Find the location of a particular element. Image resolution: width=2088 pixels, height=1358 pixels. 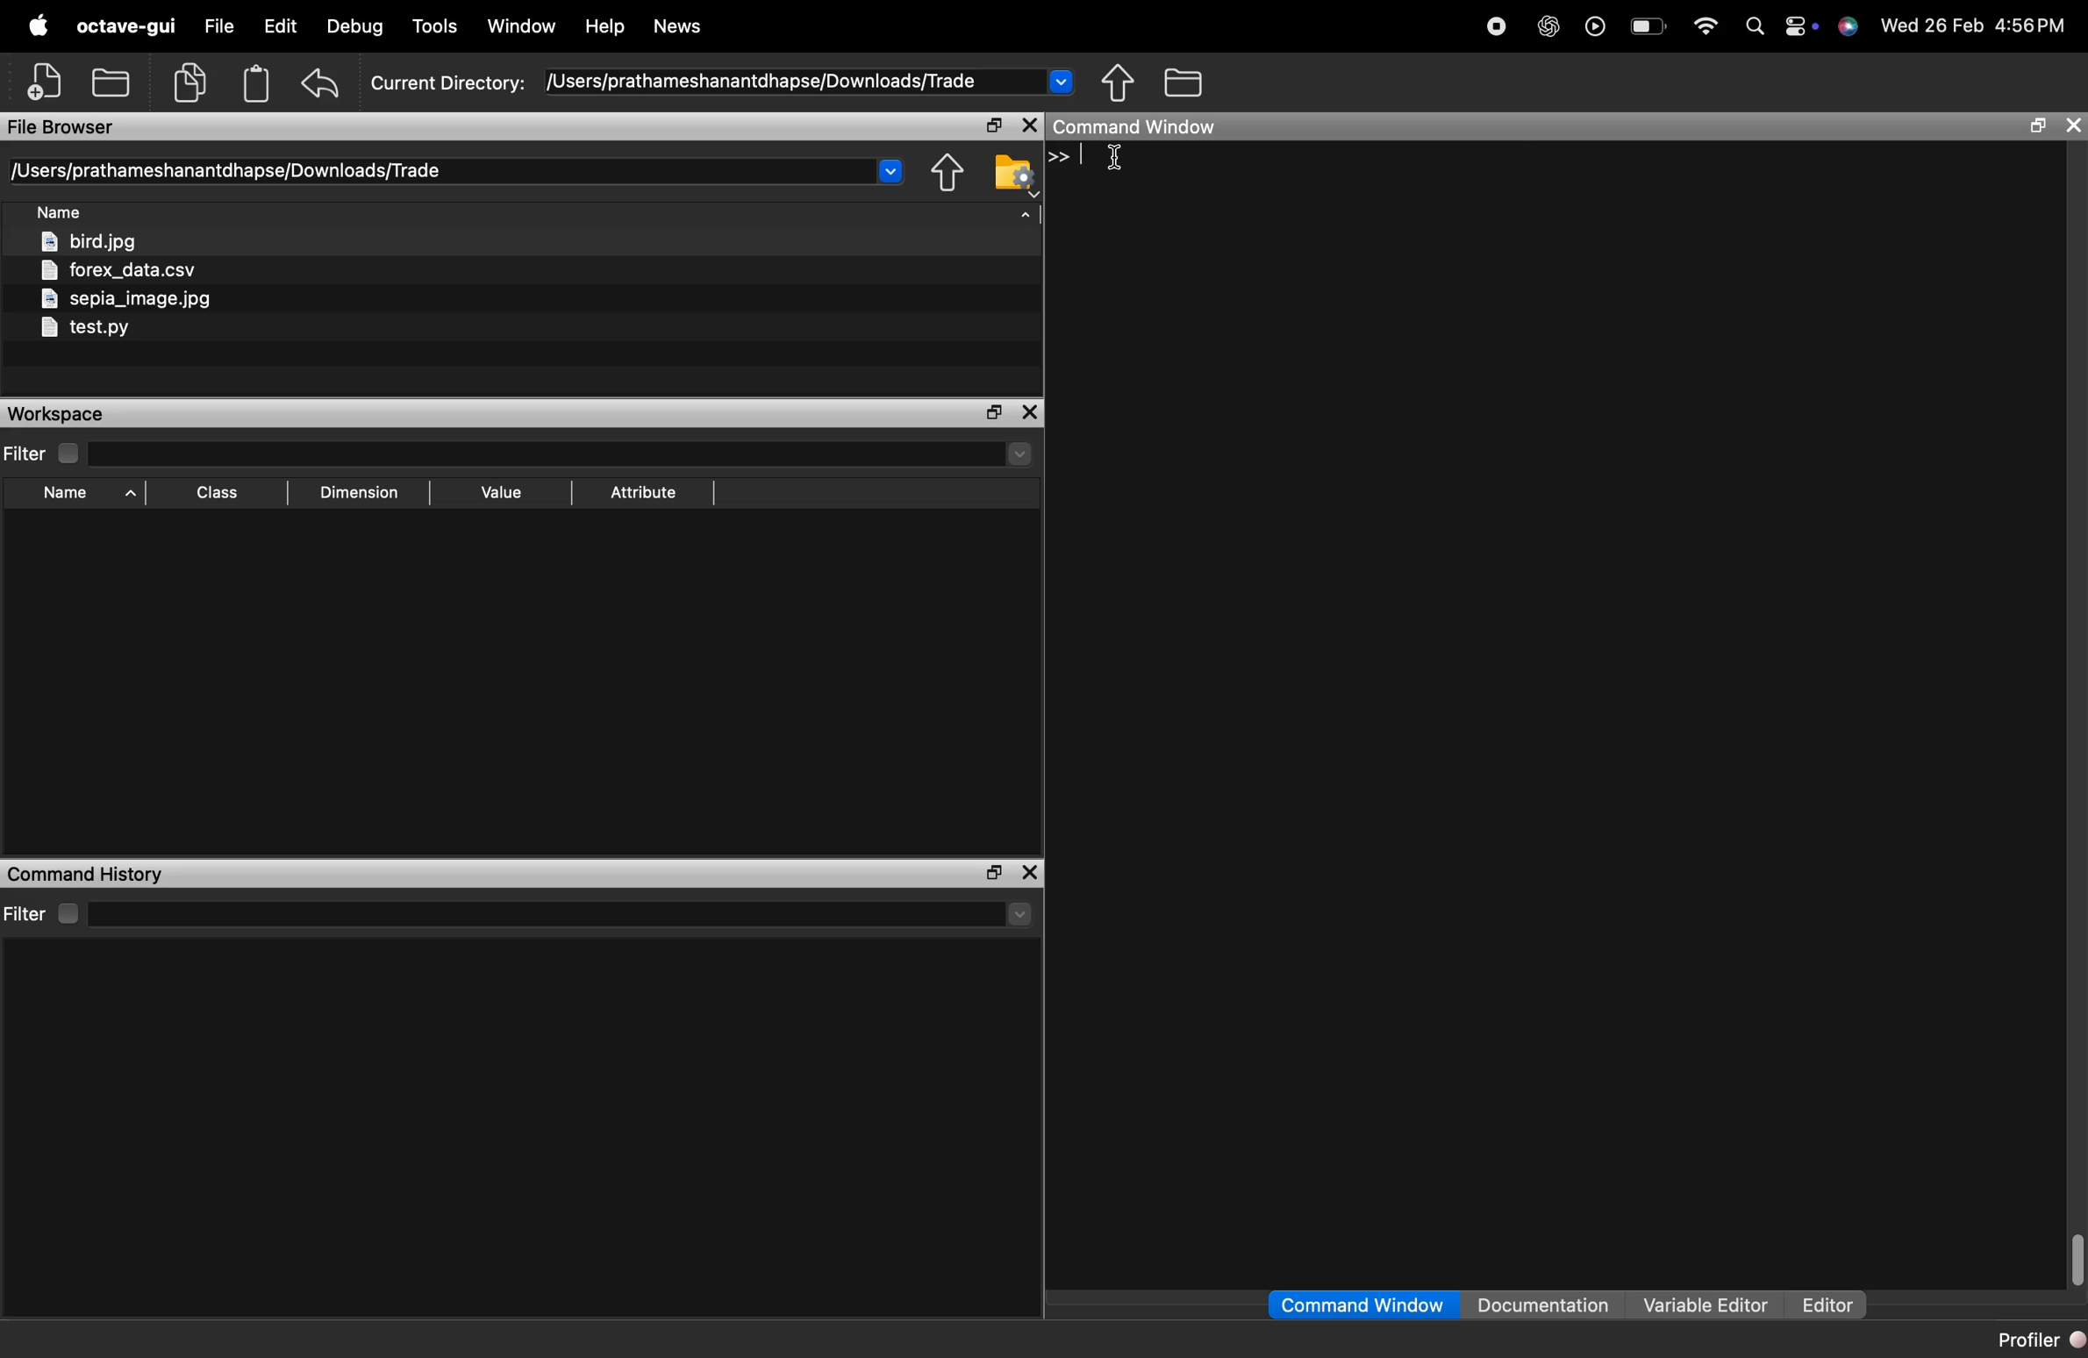

support is located at coordinates (1848, 27).